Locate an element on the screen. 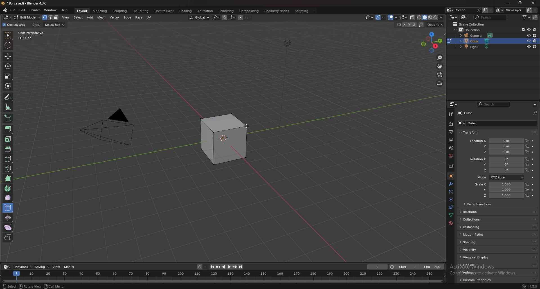 The width and height of the screenshot is (540, 289). extrude region is located at coordinates (8, 129).